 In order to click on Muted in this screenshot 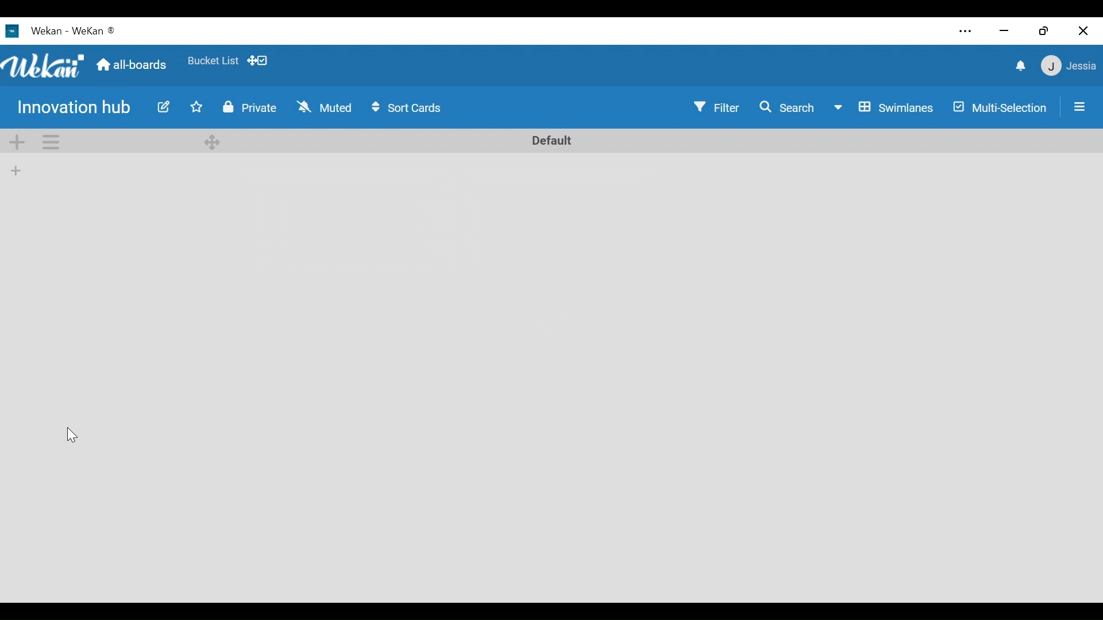, I will do `click(323, 106)`.